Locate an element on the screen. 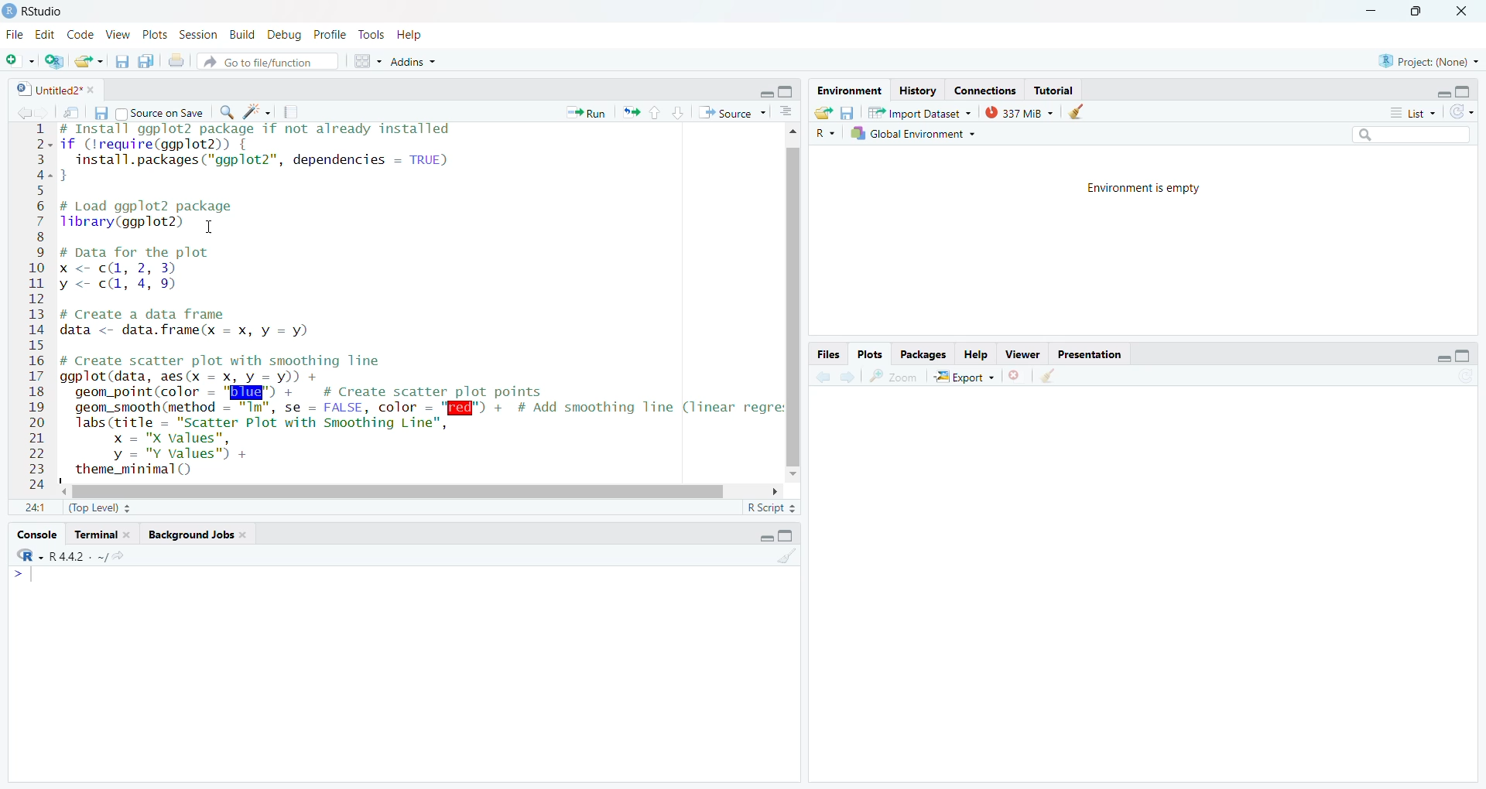 This screenshot has width=1486, height=789. hide r script is located at coordinates (1441, 90).